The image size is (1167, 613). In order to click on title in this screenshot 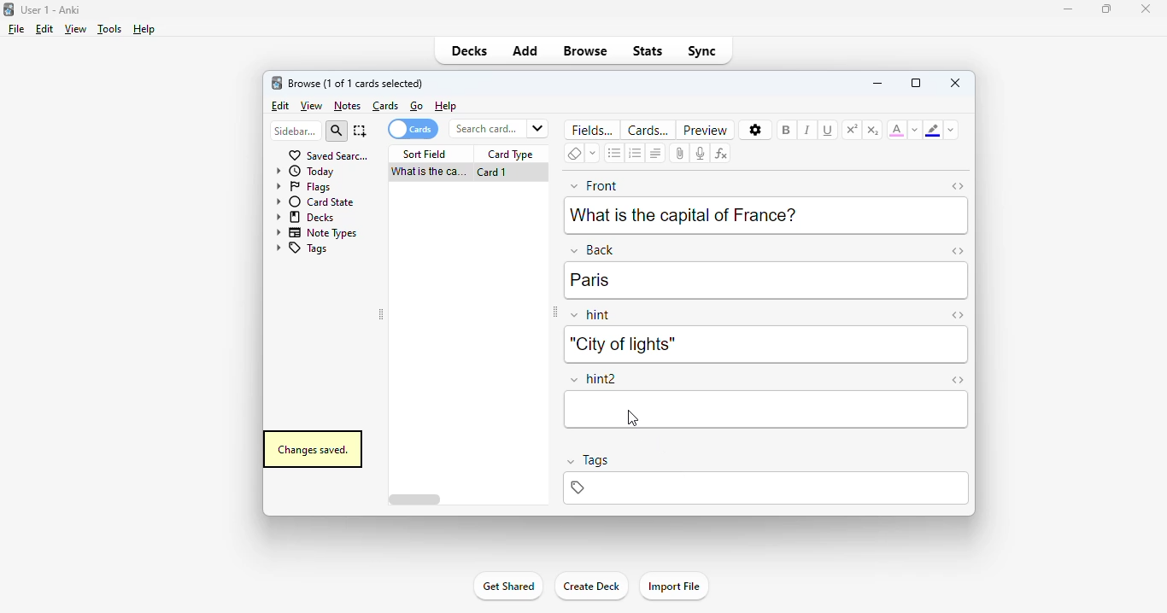, I will do `click(51, 9)`.